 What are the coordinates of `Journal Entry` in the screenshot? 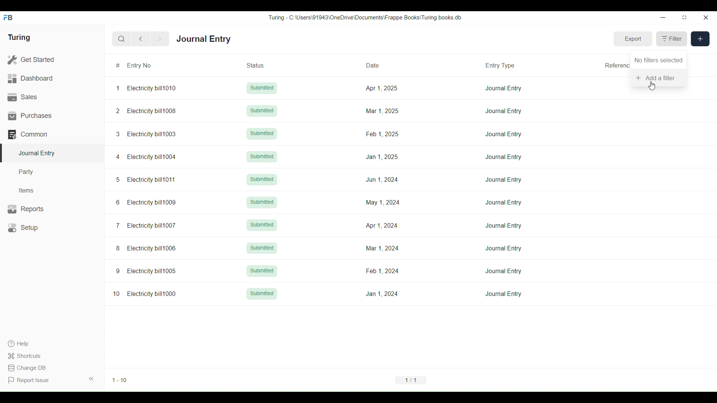 It's located at (504, 203).